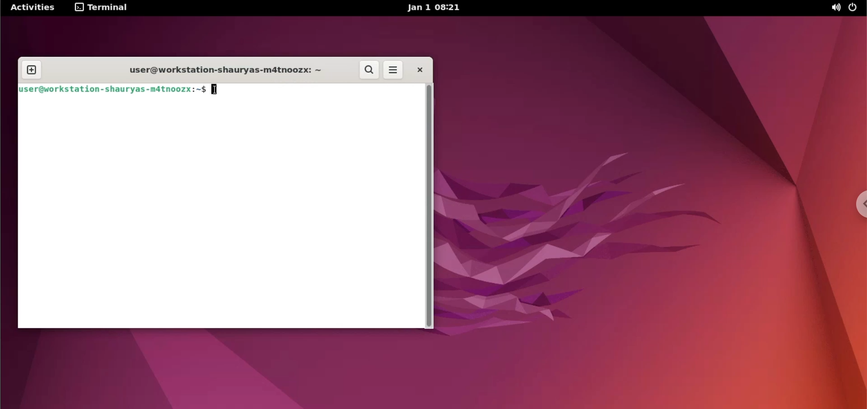  Describe the element at coordinates (112, 90) in the screenshot. I see `user@workstation-shauryas-m4tnoozx:~$` at that location.